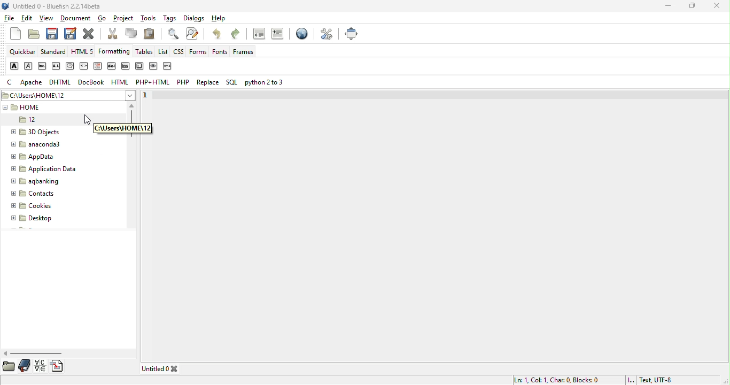 The width and height of the screenshot is (730, 385). Describe the element at coordinates (28, 19) in the screenshot. I see `edit` at that location.